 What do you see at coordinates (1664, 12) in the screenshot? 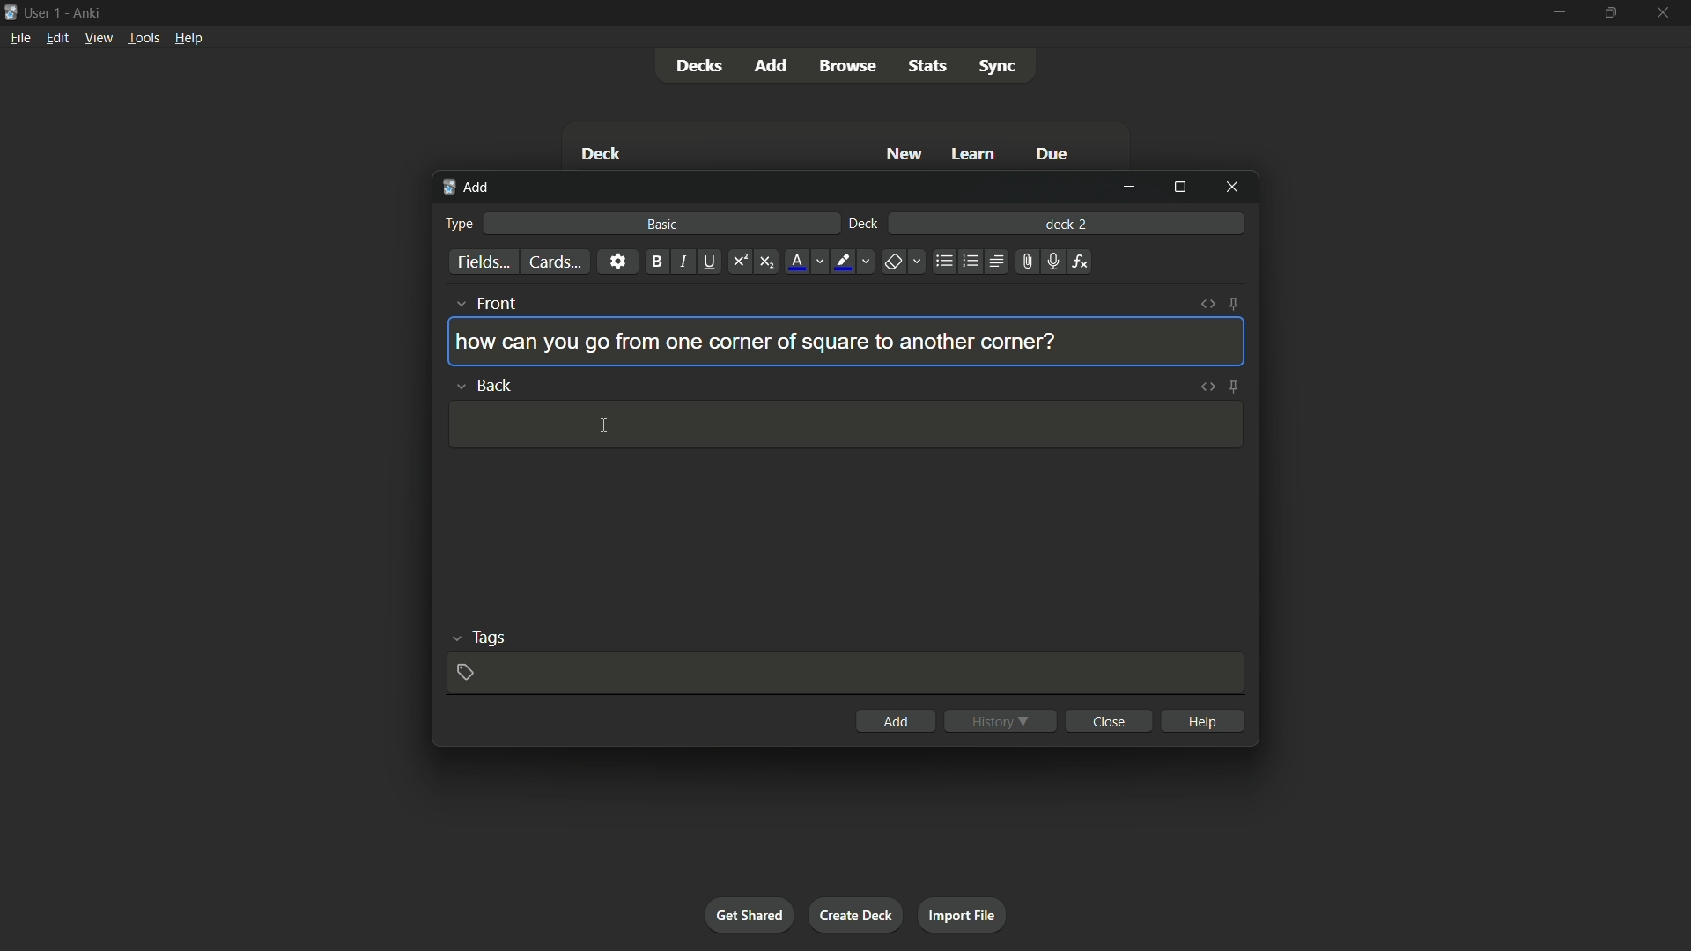
I see `close app` at bounding box center [1664, 12].